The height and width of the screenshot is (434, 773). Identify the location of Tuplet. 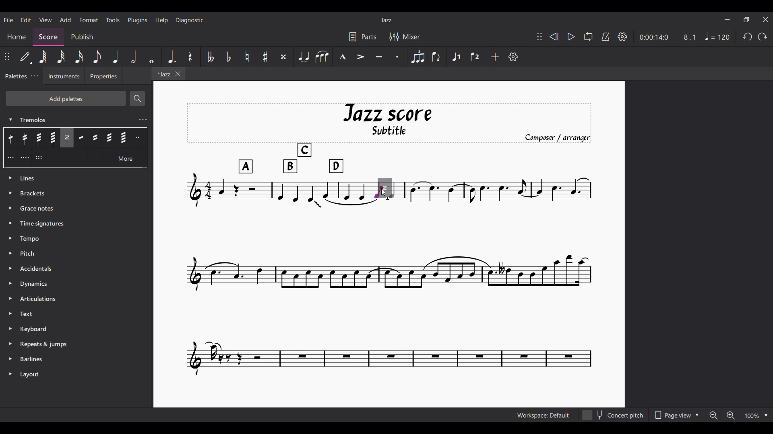
(418, 56).